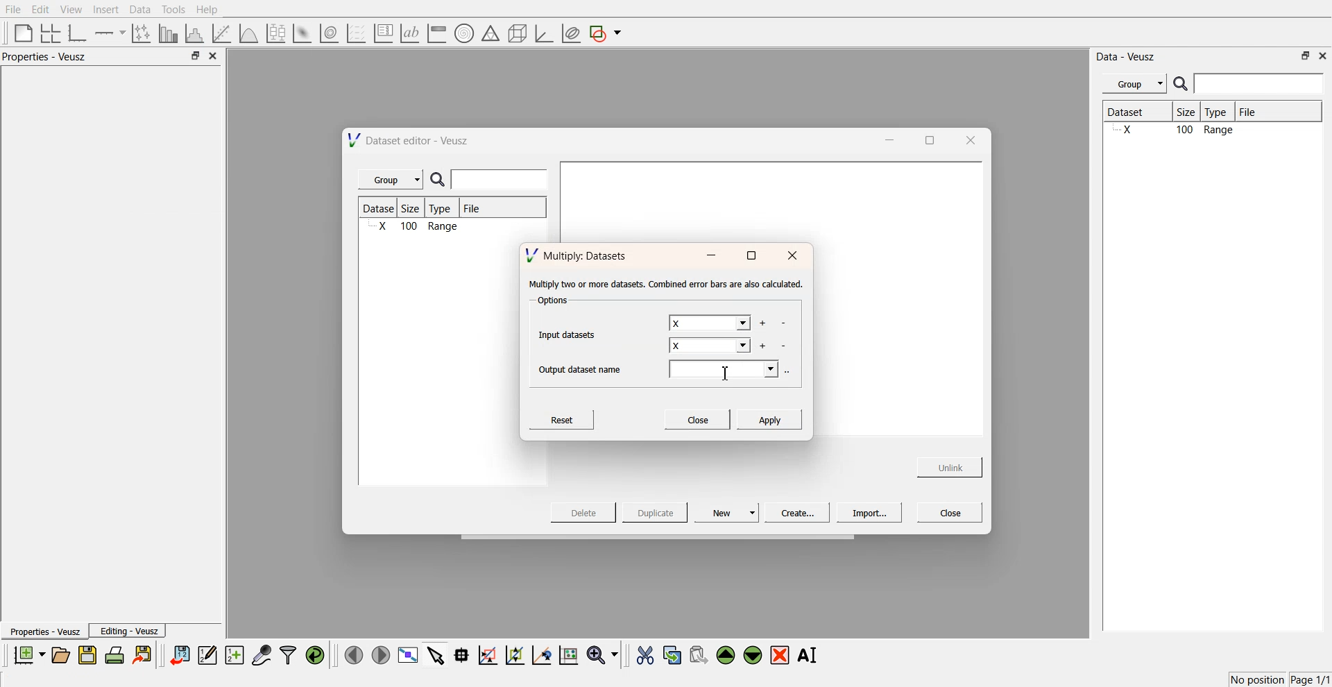 Image resolution: width=1332 pixels, height=687 pixels. Describe the element at coordinates (207, 656) in the screenshot. I see `edit and enter data points` at that location.